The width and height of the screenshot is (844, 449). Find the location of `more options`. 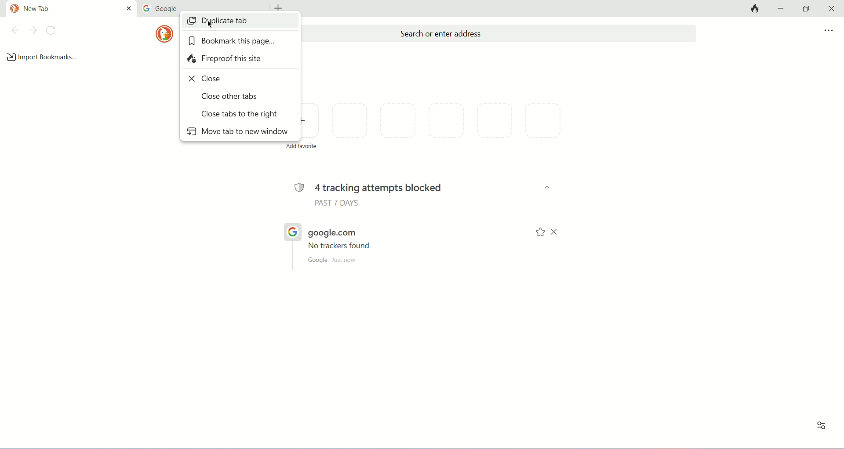

more options is located at coordinates (829, 31).